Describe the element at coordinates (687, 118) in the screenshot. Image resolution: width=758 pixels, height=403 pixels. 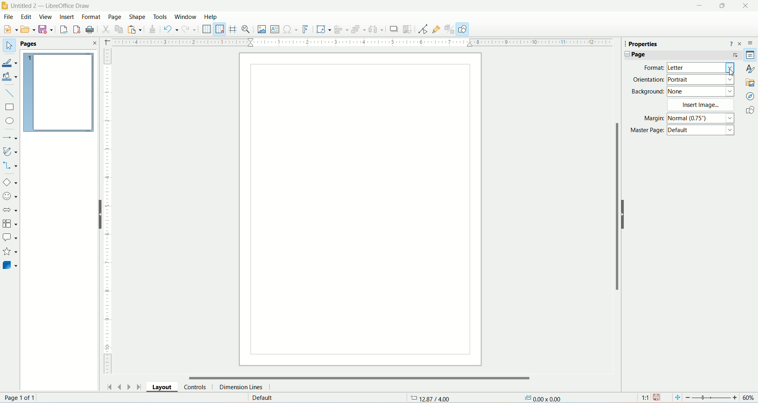
I see `margin` at that location.